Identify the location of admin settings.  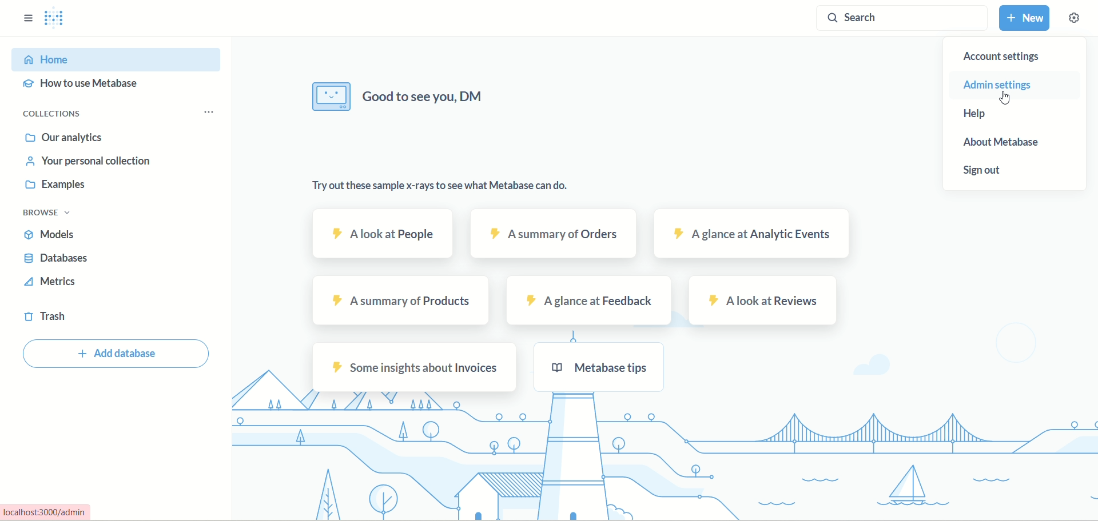
(1009, 85).